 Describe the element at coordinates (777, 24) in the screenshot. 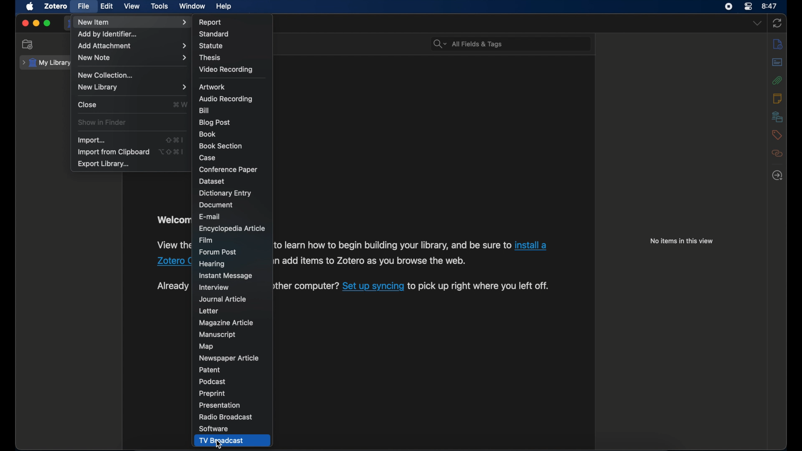

I see `sync` at that location.